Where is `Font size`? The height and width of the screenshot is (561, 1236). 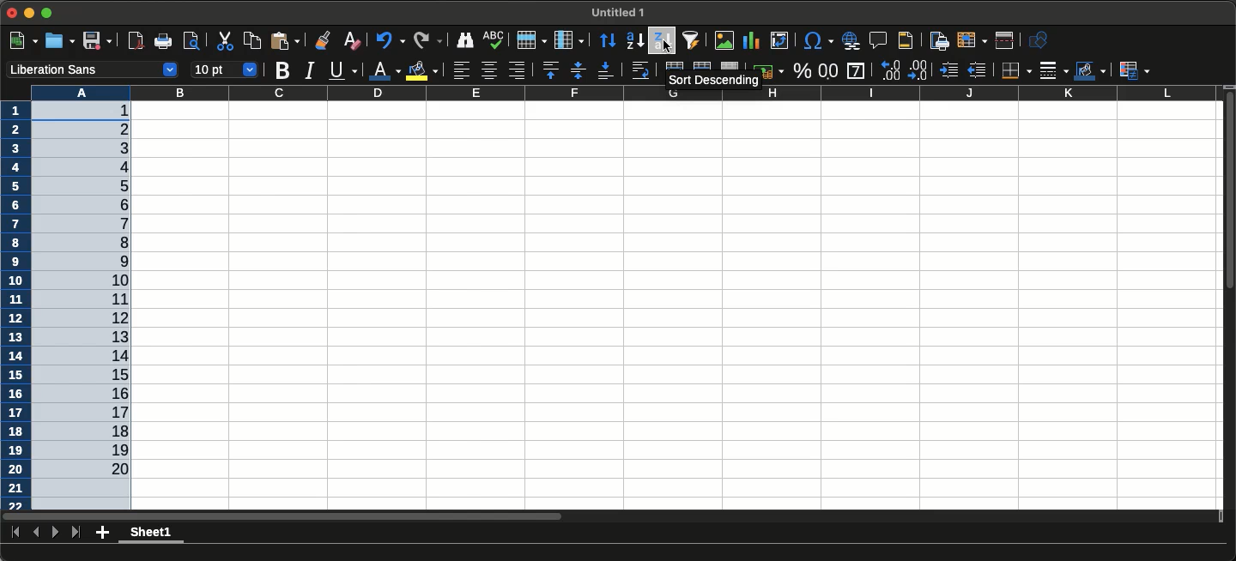 Font size is located at coordinates (224, 70).